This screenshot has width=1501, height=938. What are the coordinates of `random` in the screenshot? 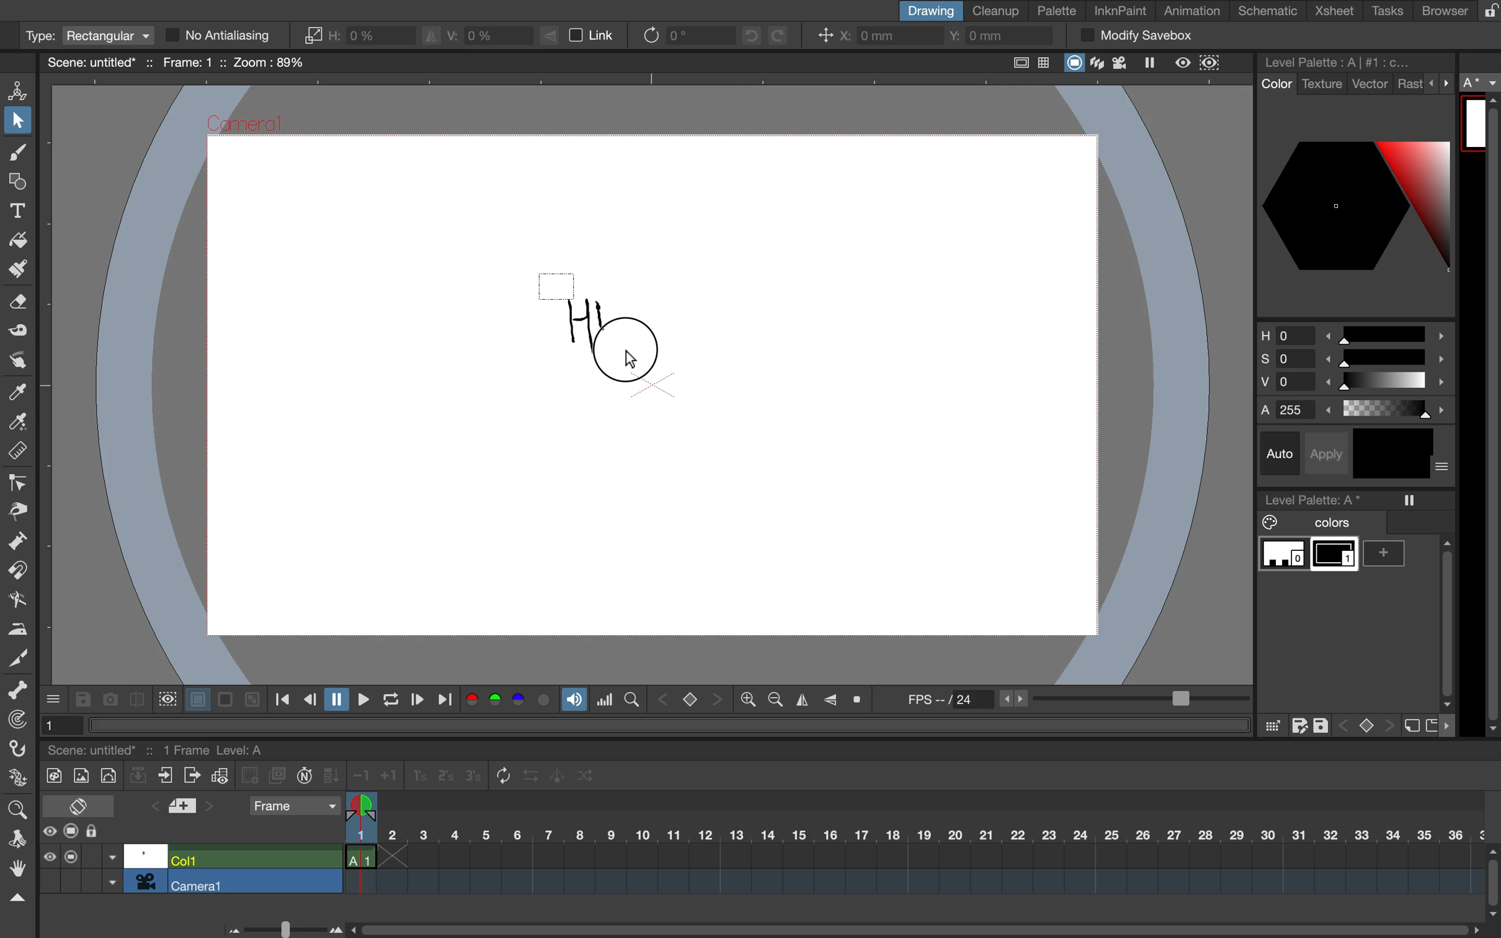 It's located at (587, 778).